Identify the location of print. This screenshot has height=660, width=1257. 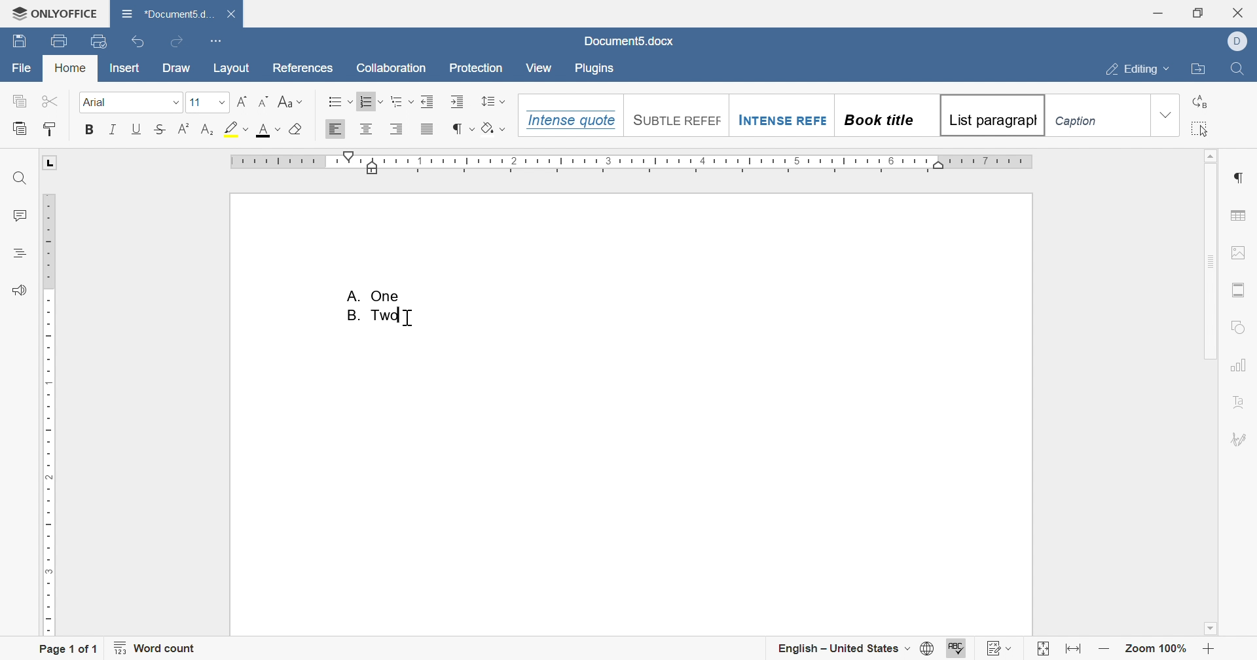
(61, 39).